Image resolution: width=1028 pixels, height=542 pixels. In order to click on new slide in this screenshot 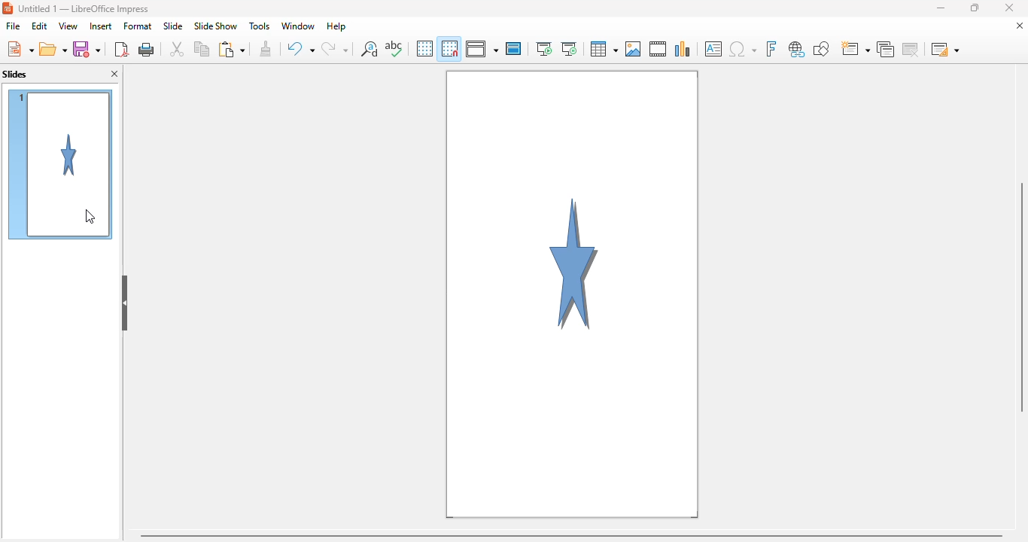, I will do `click(856, 48)`.